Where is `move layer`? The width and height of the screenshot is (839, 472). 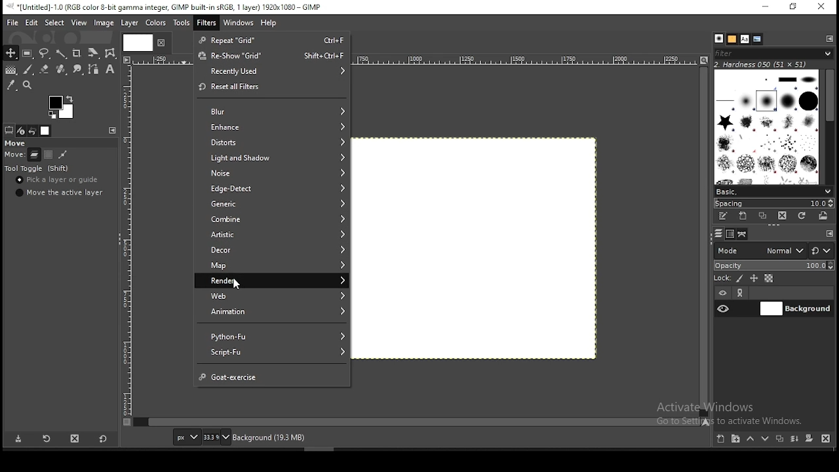 move layer is located at coordinates (34, 155).